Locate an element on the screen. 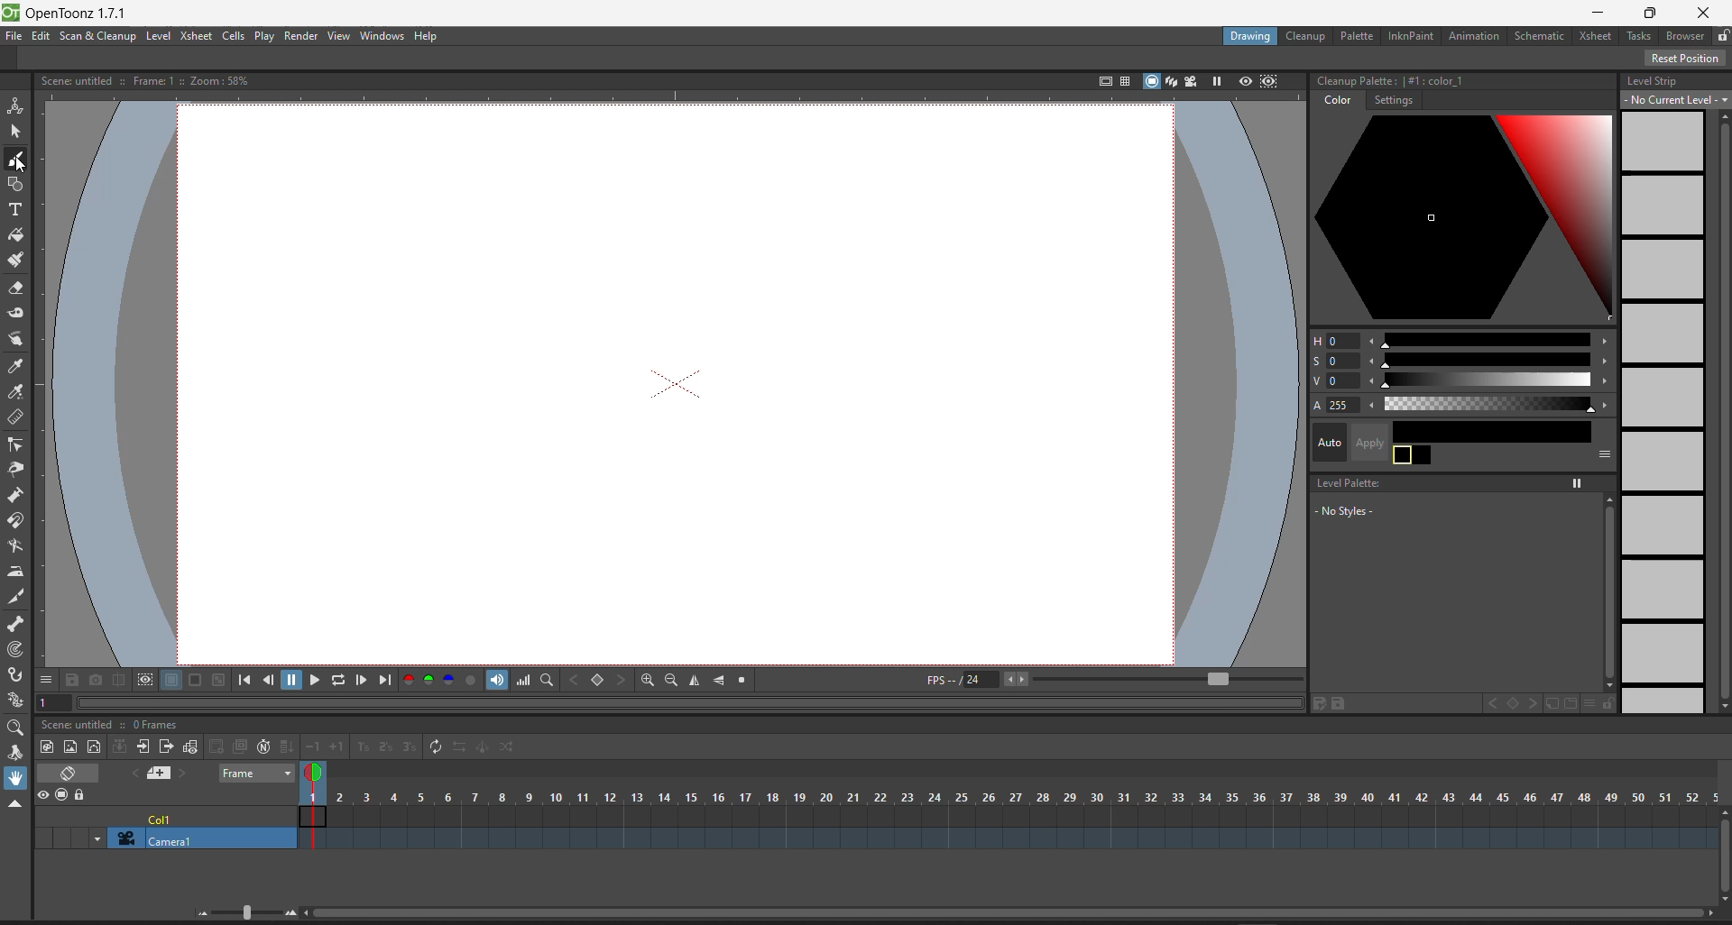  move right is located at coordinates (1604, 380).